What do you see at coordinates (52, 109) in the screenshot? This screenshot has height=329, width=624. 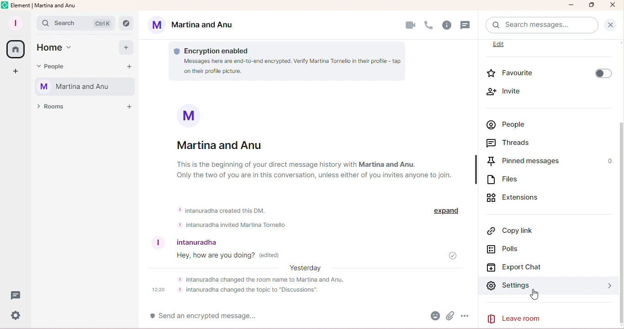 I see `Rooms` at bounding box center [52, 109].